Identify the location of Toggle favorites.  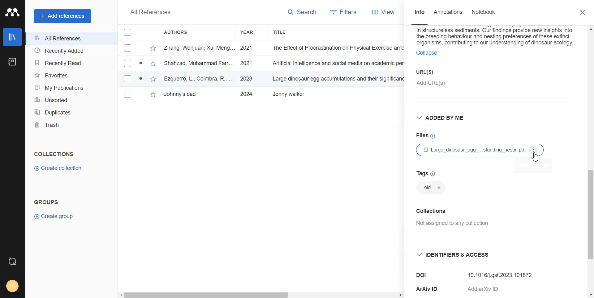
(153, 94).